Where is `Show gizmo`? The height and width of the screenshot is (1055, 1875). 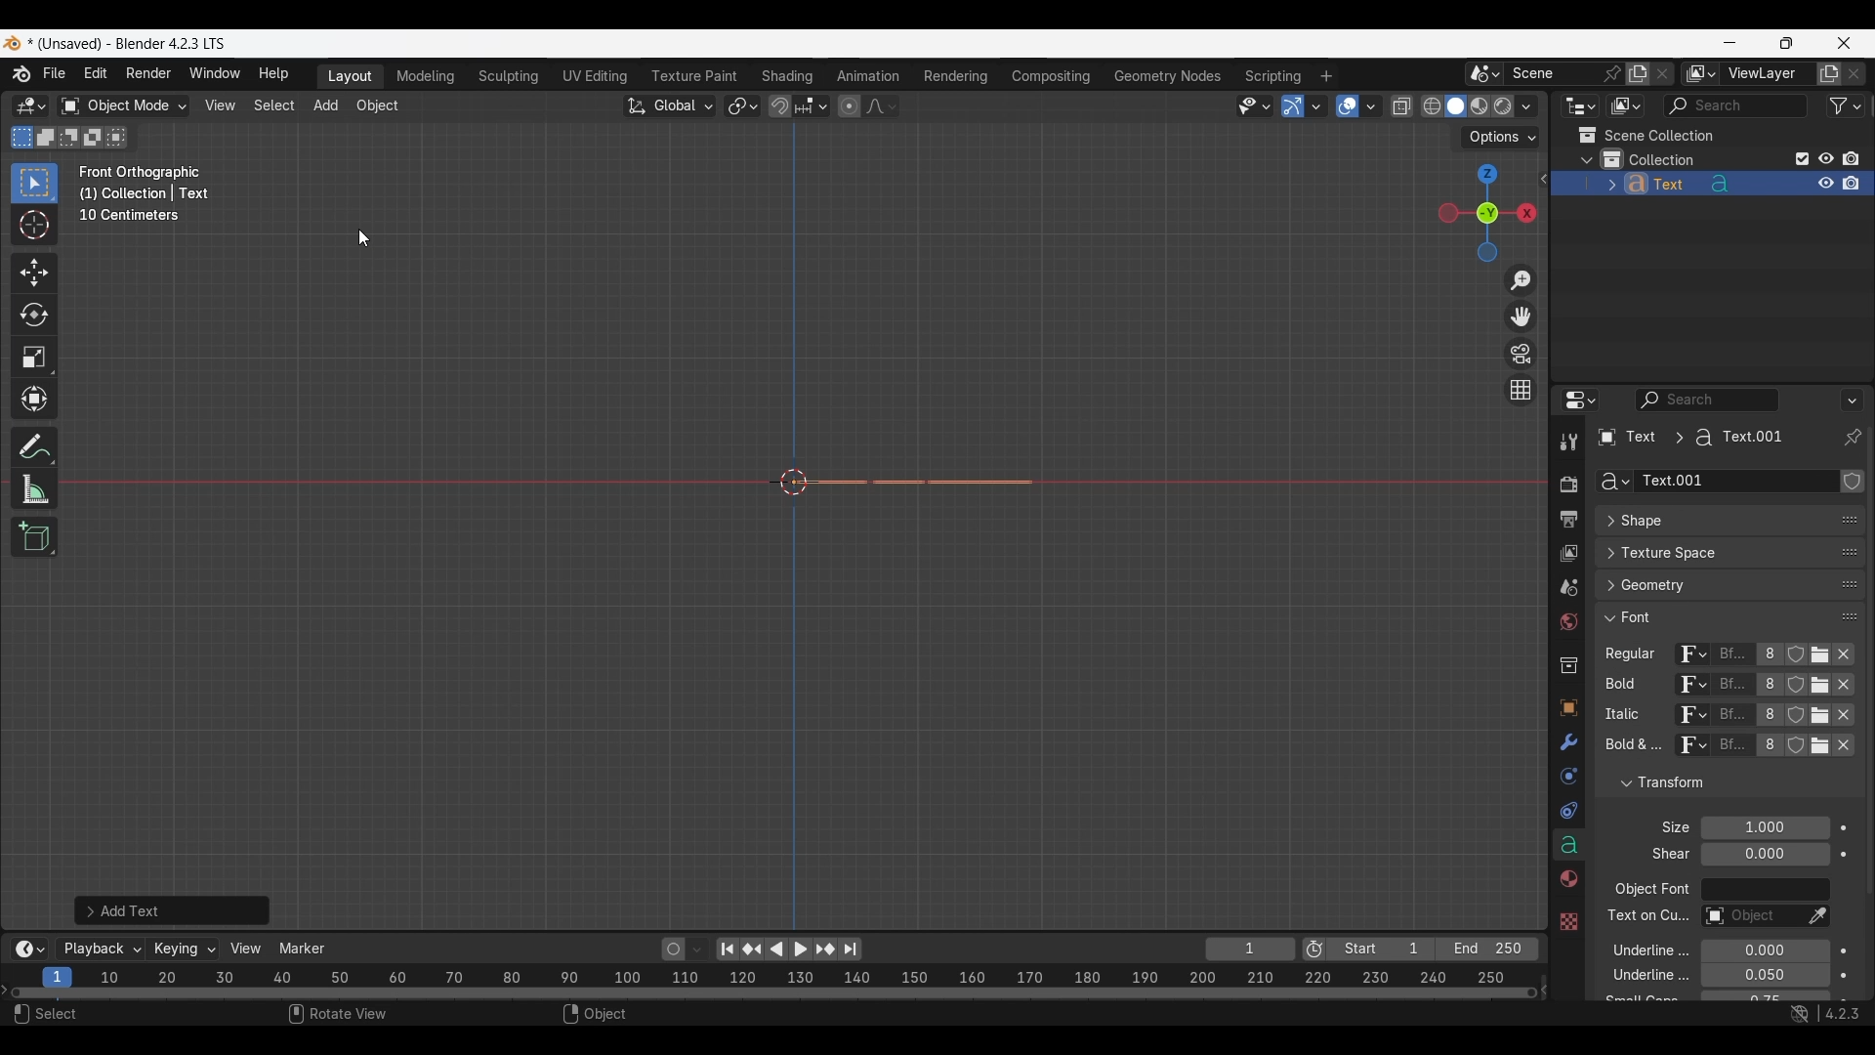
Show gizmo is located at coordinates (1293, 106).